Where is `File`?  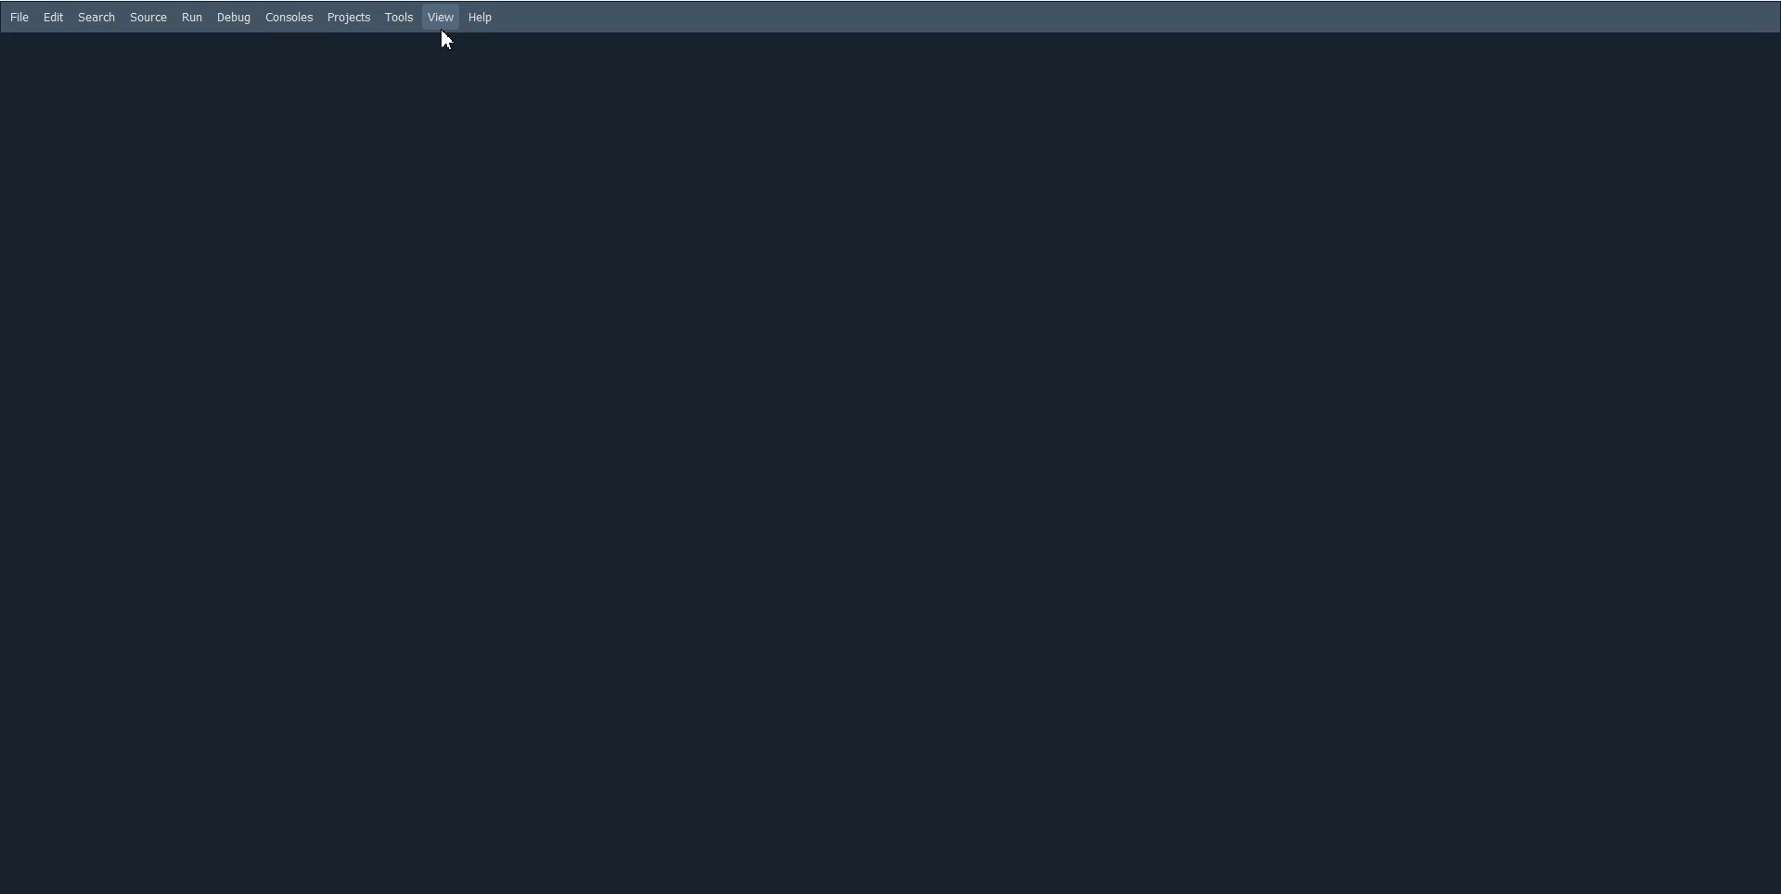
File is located at coordinates (20, 18).